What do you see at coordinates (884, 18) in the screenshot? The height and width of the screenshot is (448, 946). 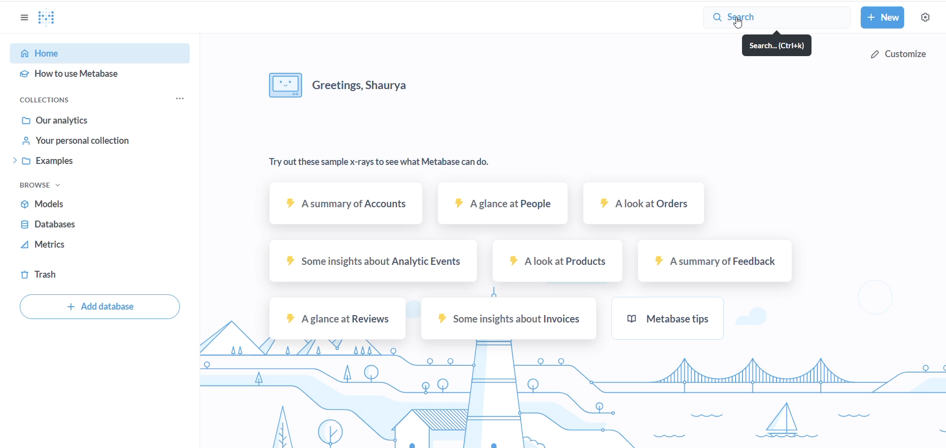 I see `new button` at bounding box center [884, 18].